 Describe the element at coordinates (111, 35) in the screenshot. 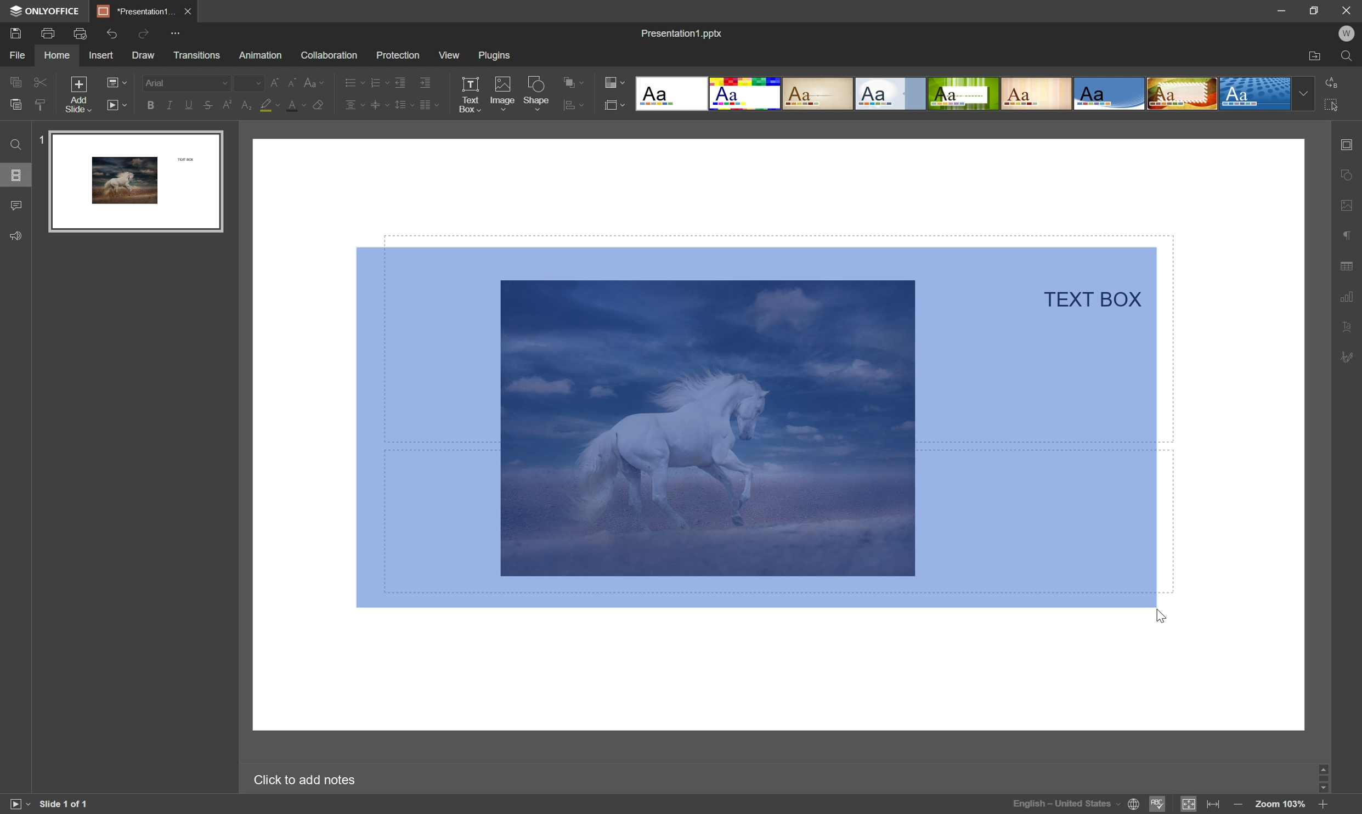

I see `undo` at that location.